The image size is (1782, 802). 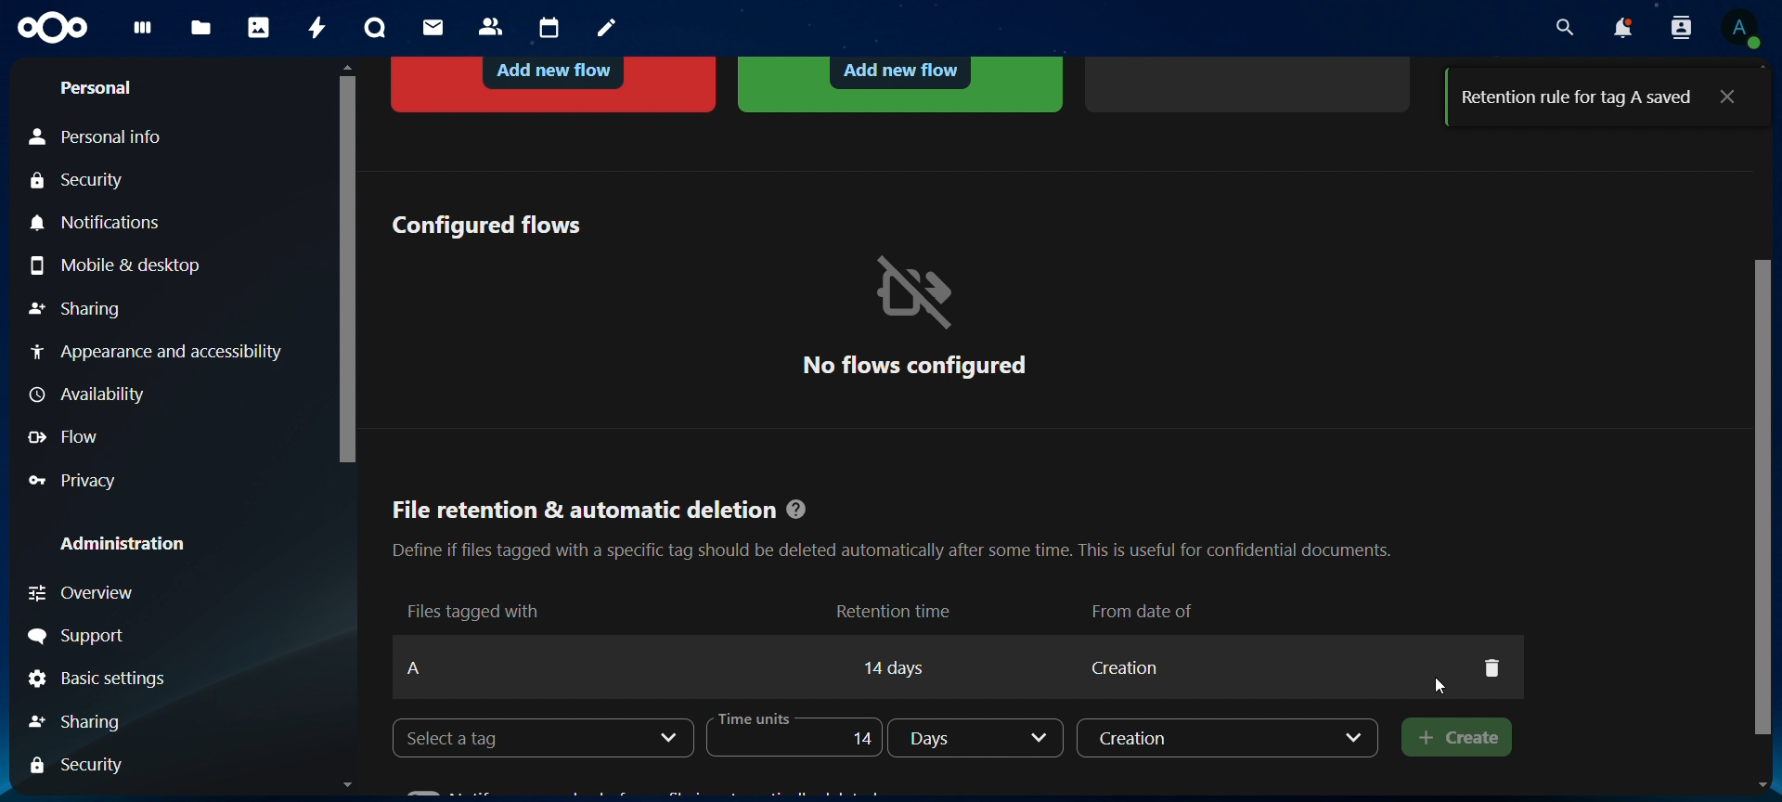 What do you see at coordinates (83, 182) in the screenshot?
I see `security` at bounding box center [83, 182].